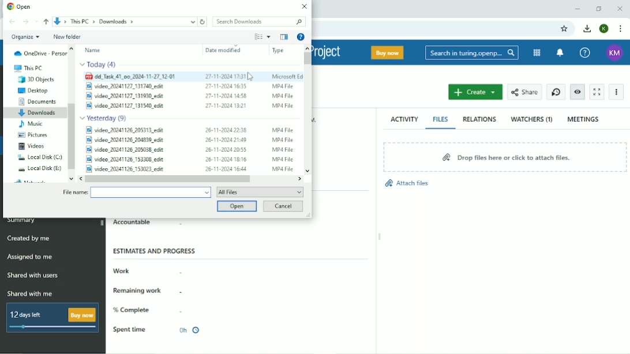 The image size is (630, 354). Describe the element at coordinates (29, 293) in the screenshot. I see `Shared with me` at that location.